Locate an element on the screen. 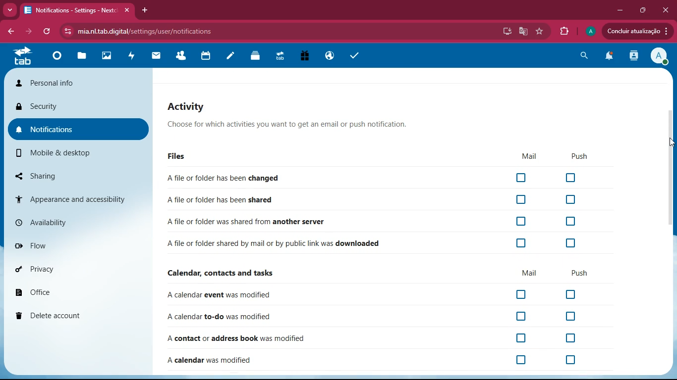 The width and height of the screenshot is (677, 380). off is located at coordinates (561, 338).